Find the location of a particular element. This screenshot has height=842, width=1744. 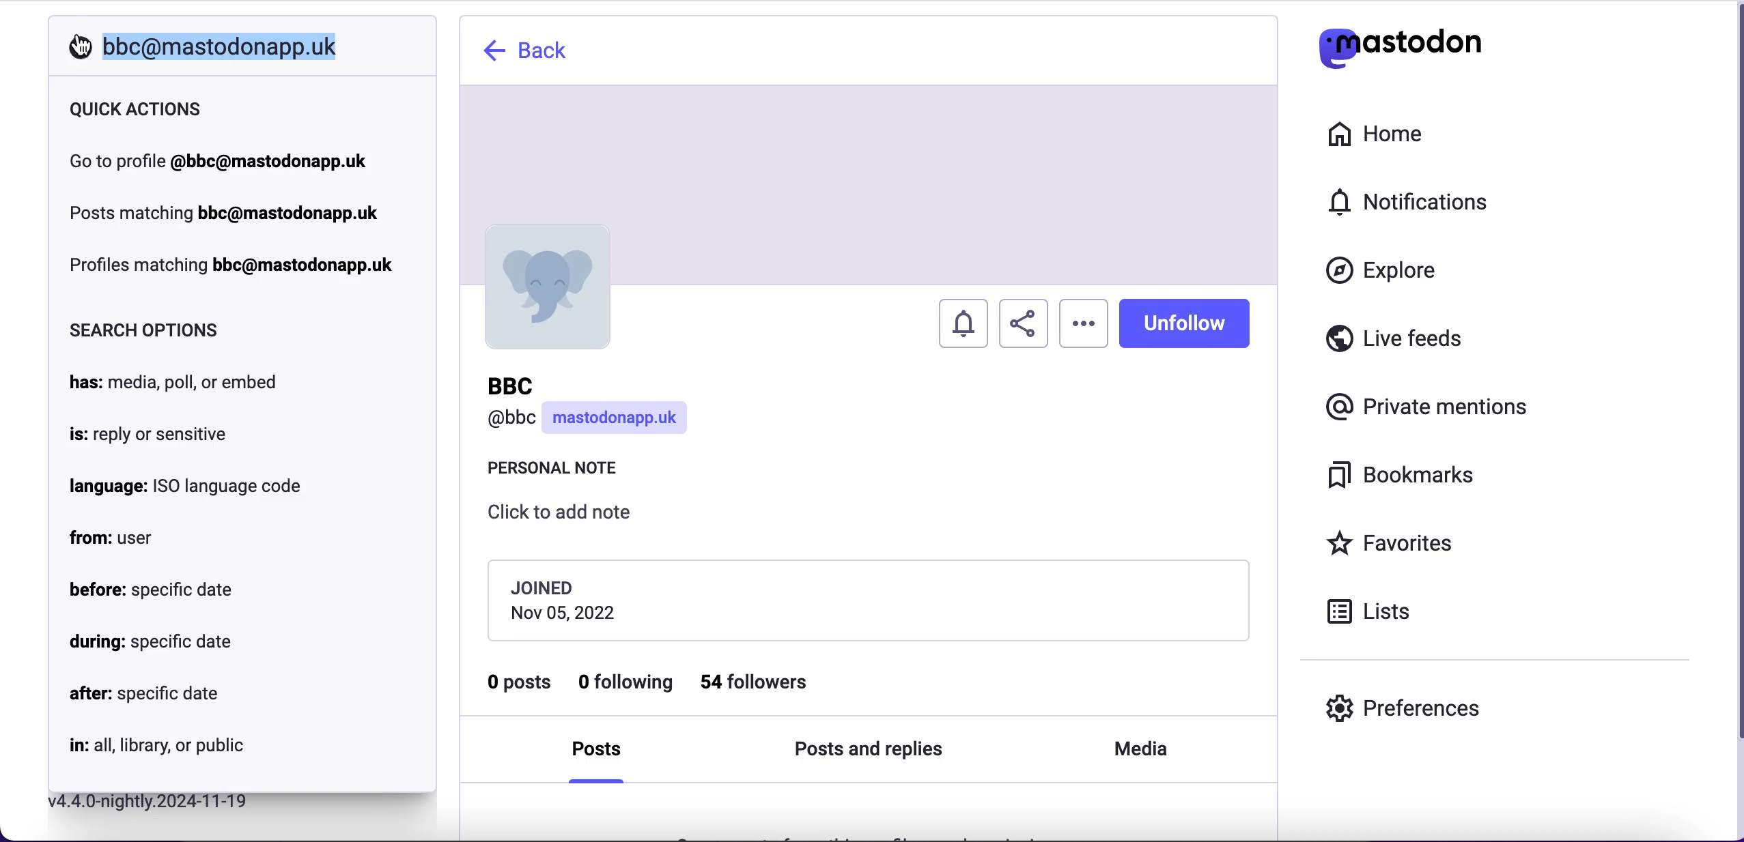

profile picture is located at coordinates (545, 287).